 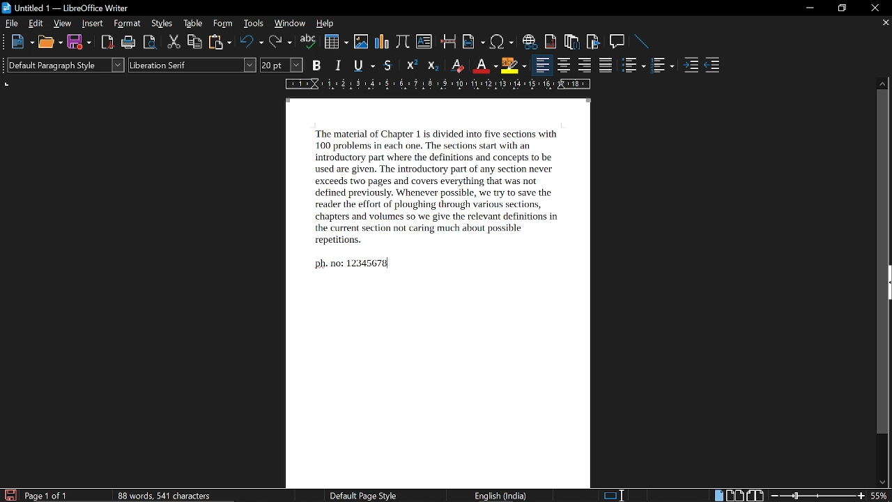 I want to click on save, so click(x=10, y=495).